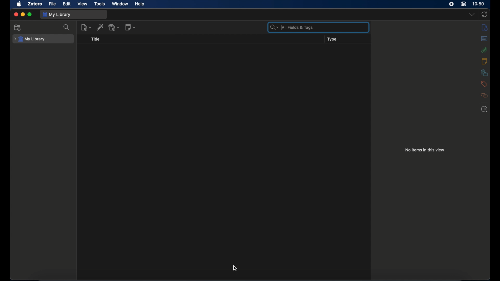  What do you see at coordinates (86, 27) in the screenshot?
I see `new items` at bounding box center [86, 27].